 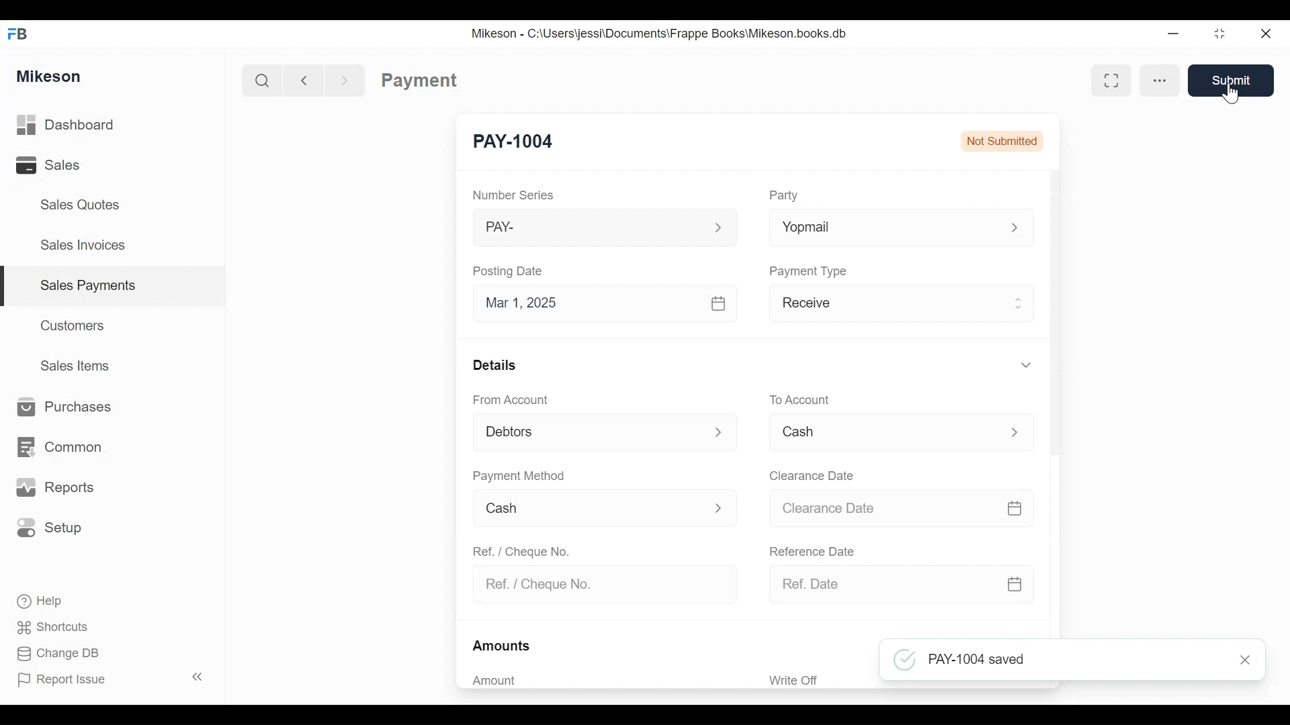 What do you see at coordinates (349, 79) in the screenshot?
I see `Forward` at bounding box center [349, 79].